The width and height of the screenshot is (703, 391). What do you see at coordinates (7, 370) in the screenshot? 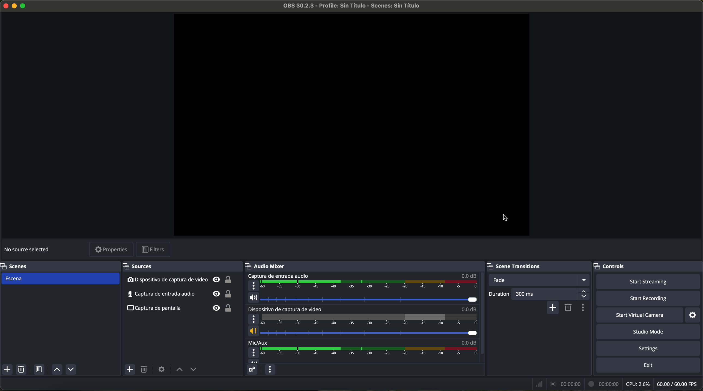
I see `add scene` at bounding box center [7, 370].